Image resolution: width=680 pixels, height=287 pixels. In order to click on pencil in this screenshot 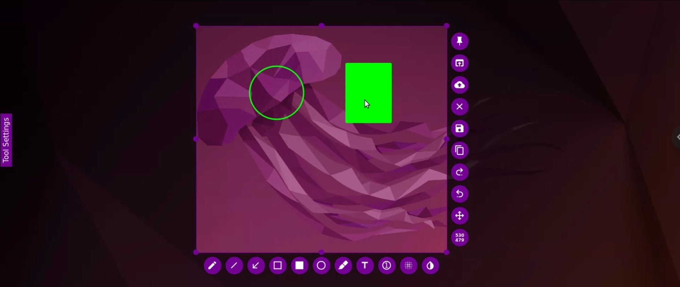, I will do `click(213, 266)`.